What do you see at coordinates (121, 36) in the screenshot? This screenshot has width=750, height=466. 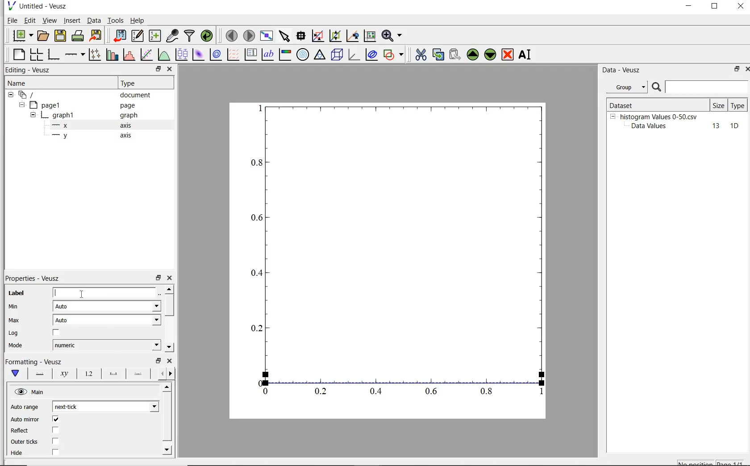 I see `import data into veusz` at bounding box center [121, 36].